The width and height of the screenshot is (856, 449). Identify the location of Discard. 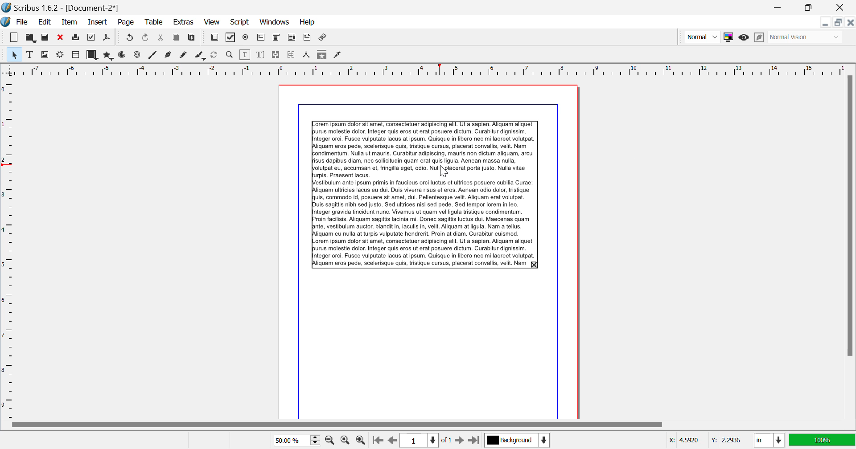
(61, 37).